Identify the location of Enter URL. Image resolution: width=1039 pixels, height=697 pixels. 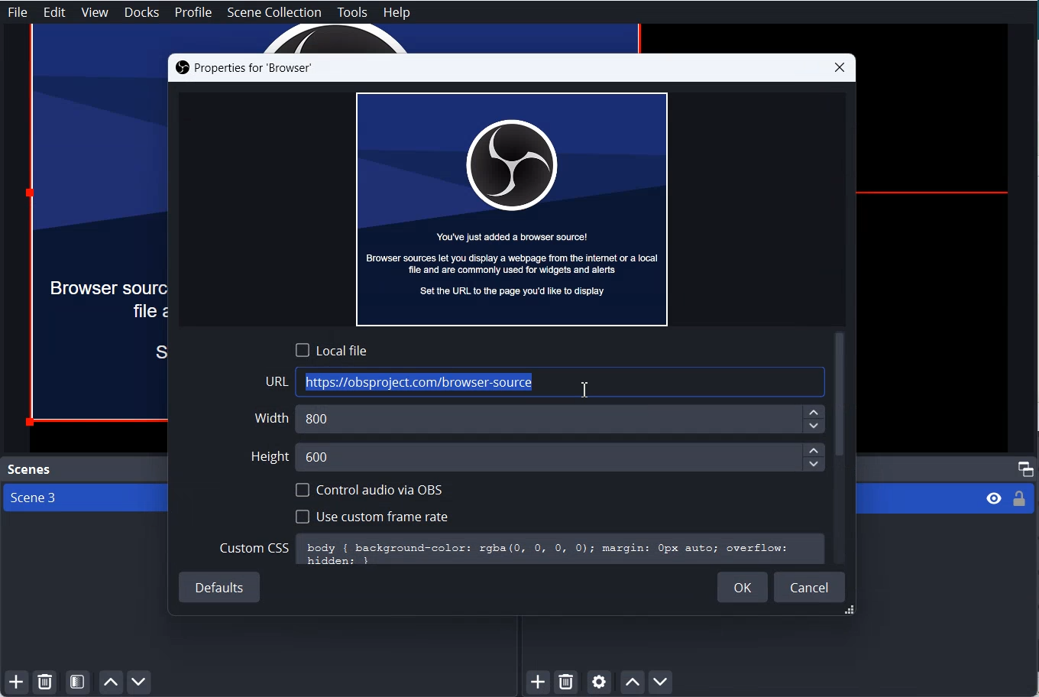
(545, 382).